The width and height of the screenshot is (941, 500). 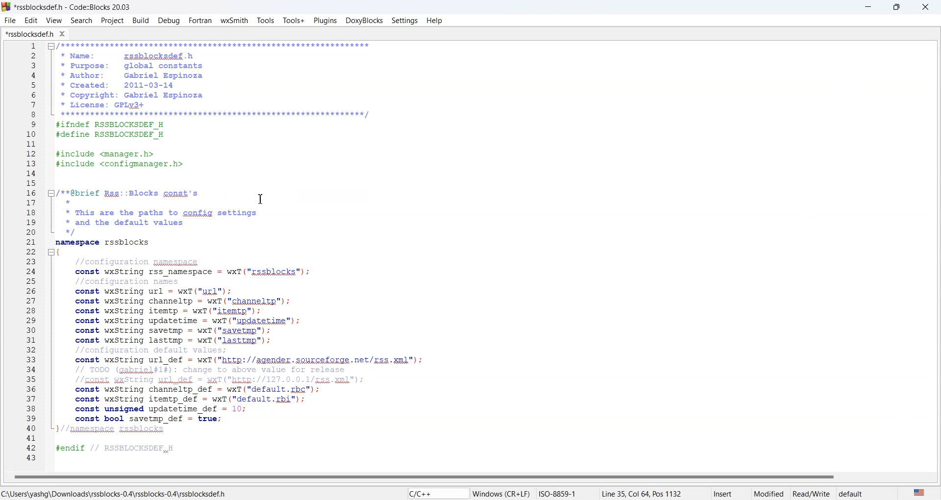 What do you see at coordinates (112, 21) in the screenshot?
I see `Project` at bounding box center [112, 21].